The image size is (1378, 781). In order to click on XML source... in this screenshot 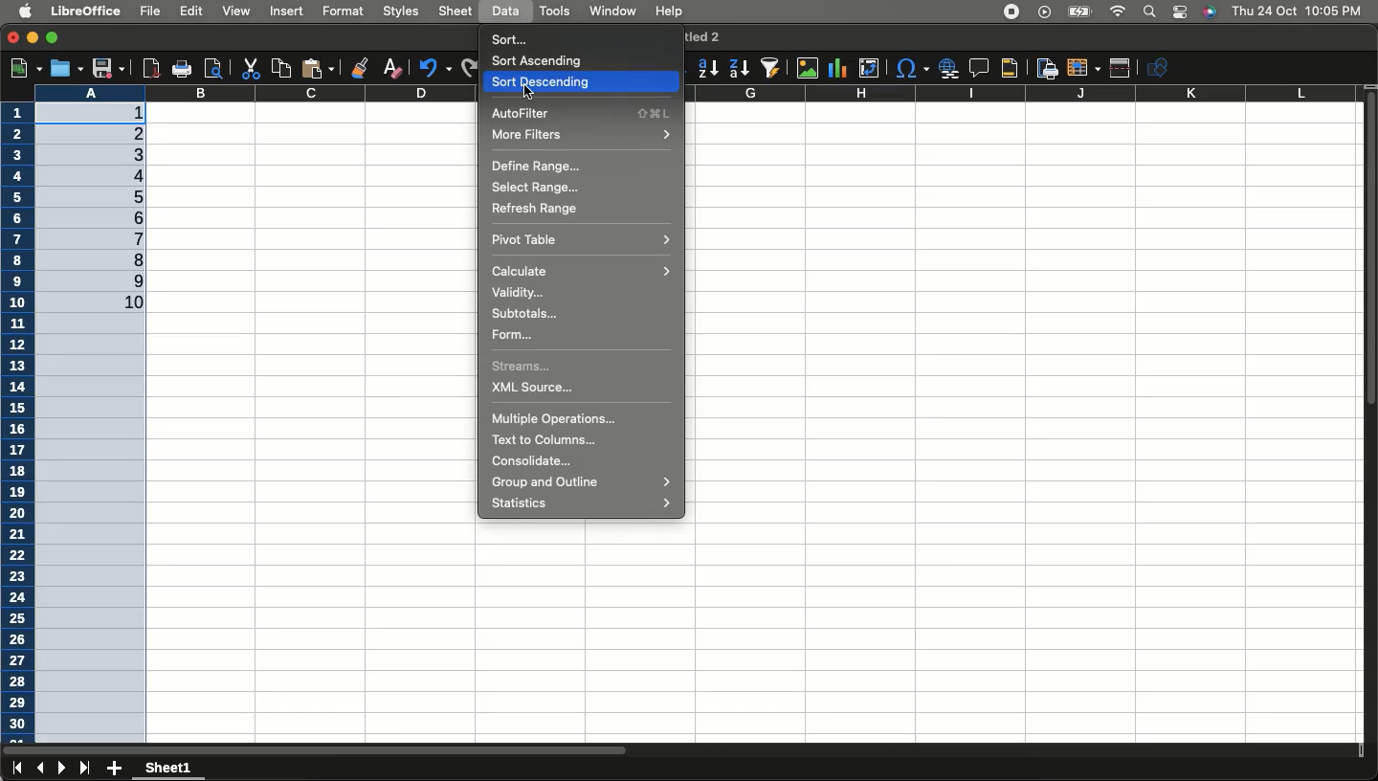, I will do `click(538, 389)`.